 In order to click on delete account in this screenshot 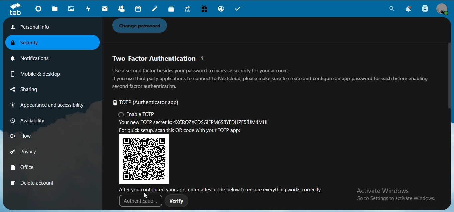, I will do `click(33, 183)`.